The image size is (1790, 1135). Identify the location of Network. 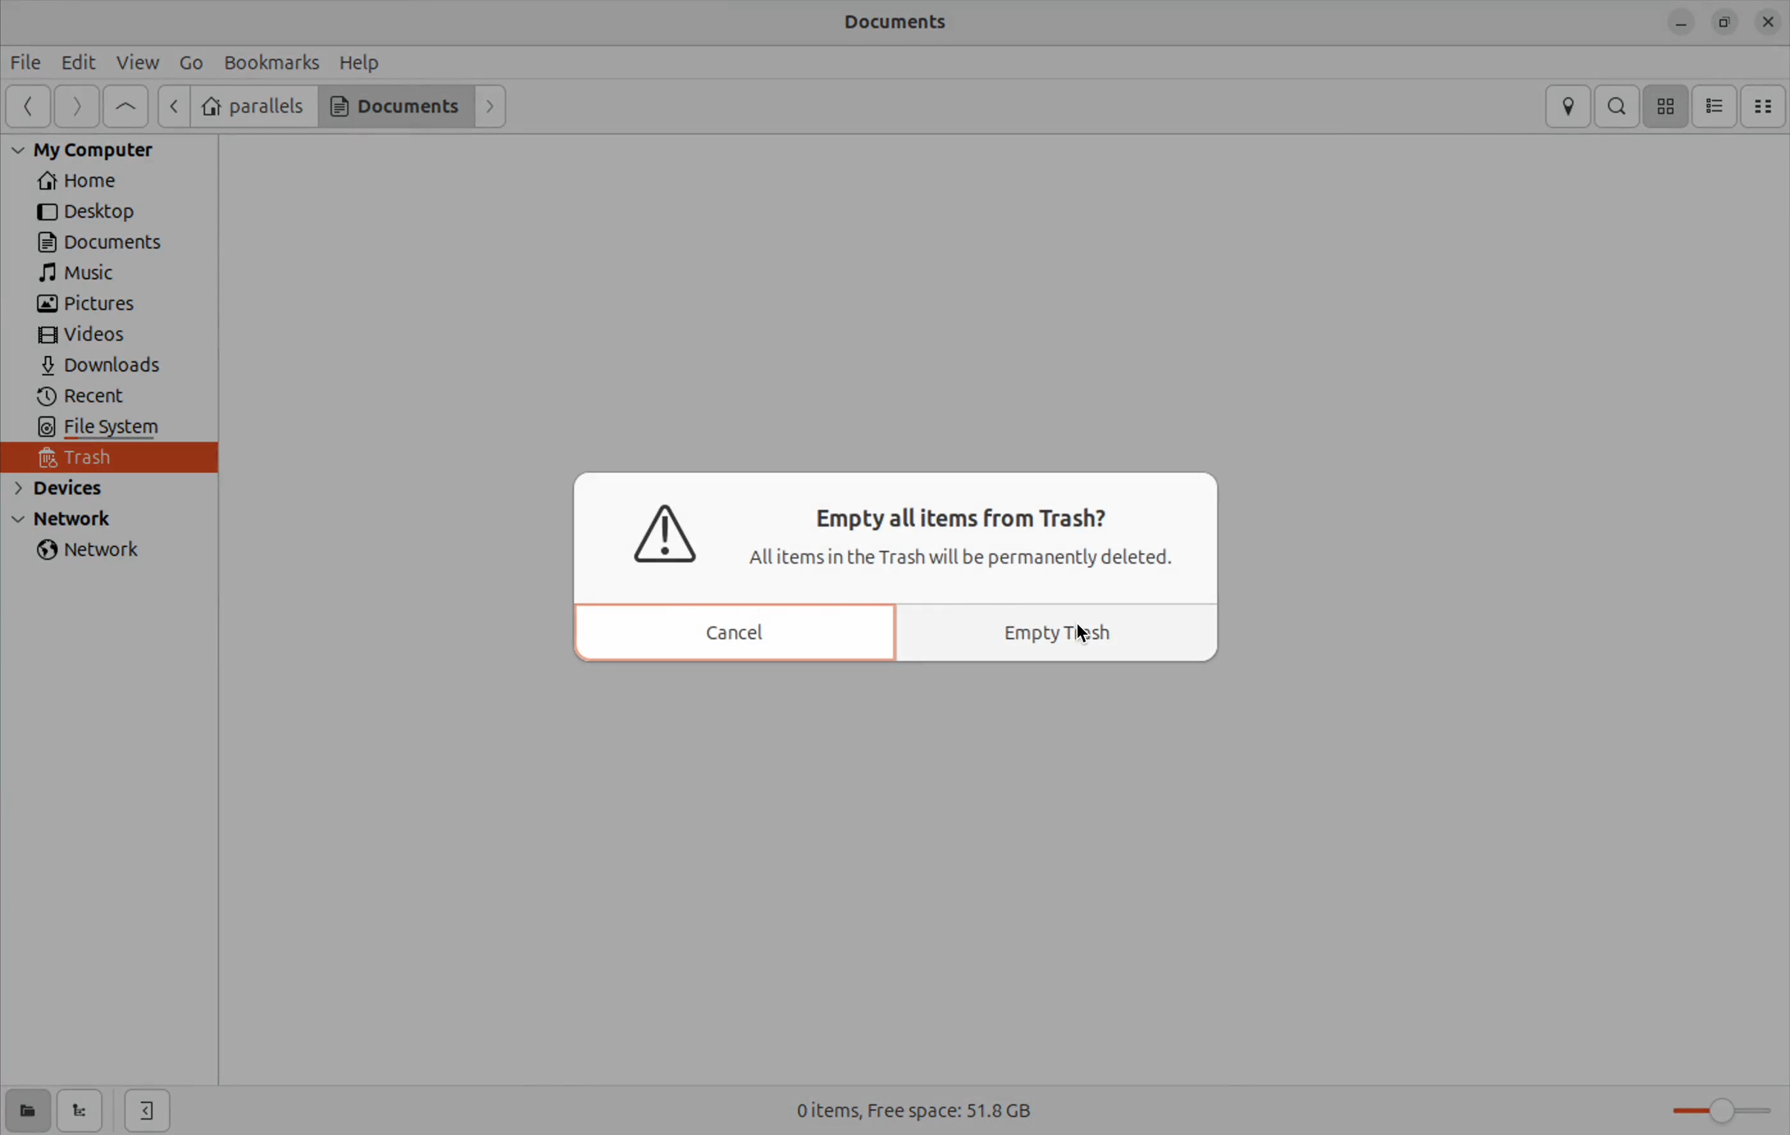
(71, 520).